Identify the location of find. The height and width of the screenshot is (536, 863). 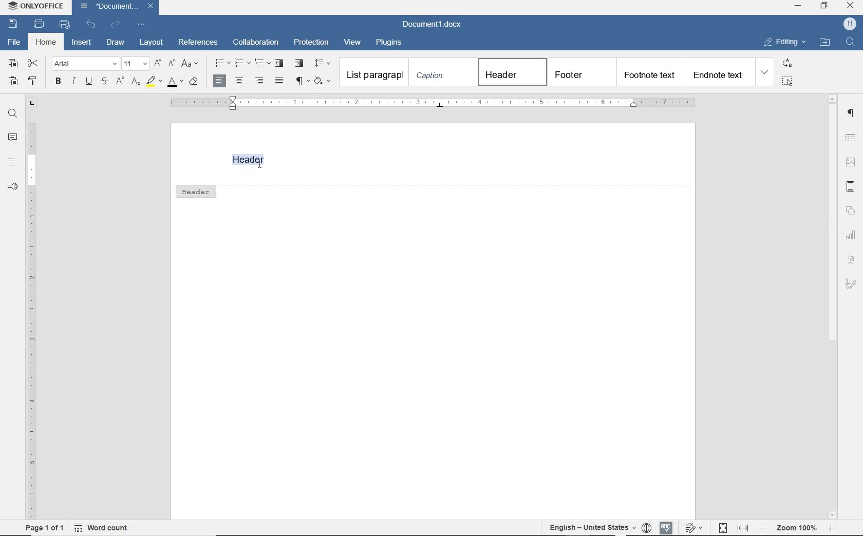
(11, 113).